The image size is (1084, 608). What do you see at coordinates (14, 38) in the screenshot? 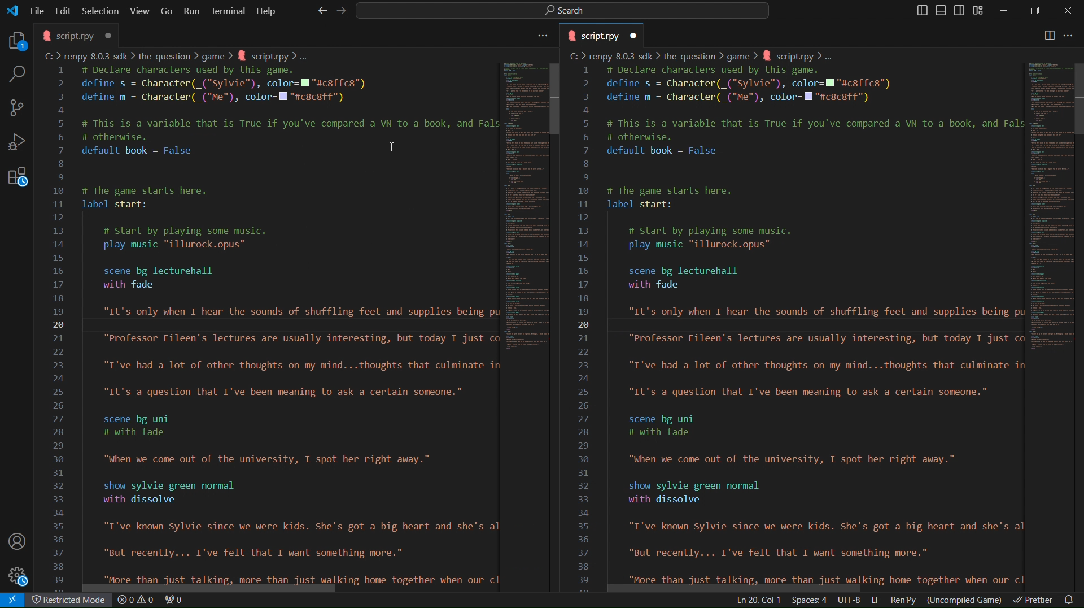
I see `Explorer` at bounding box center [14, 38].